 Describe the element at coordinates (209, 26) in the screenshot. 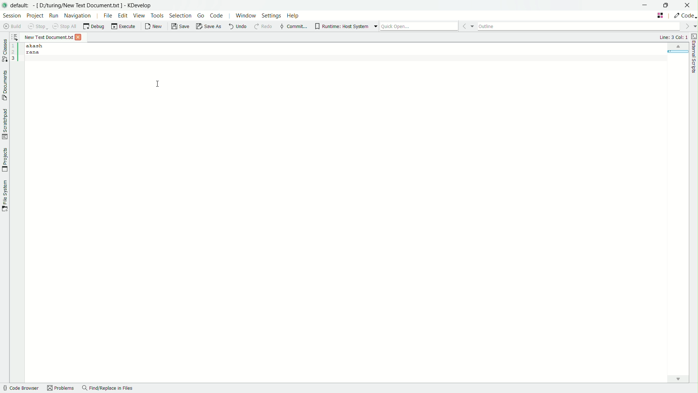

I see `save as` at that location.